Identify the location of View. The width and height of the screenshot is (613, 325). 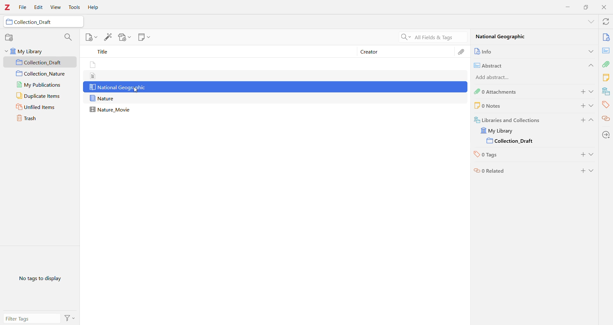
(57, 7).